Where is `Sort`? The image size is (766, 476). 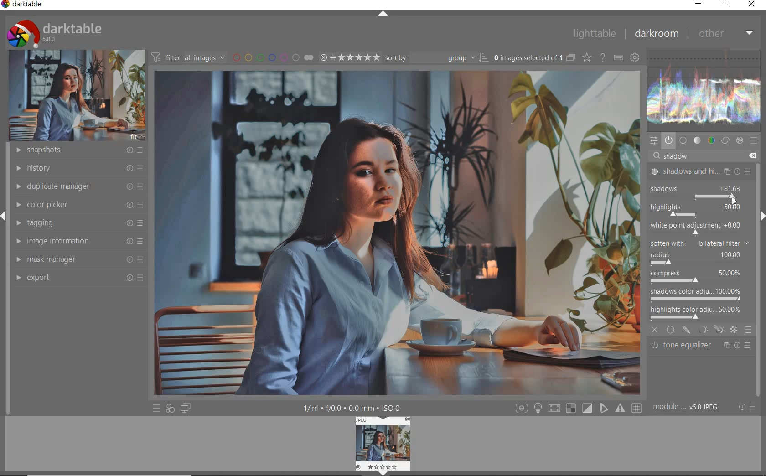 Sort is located at coordinates (437, 57).